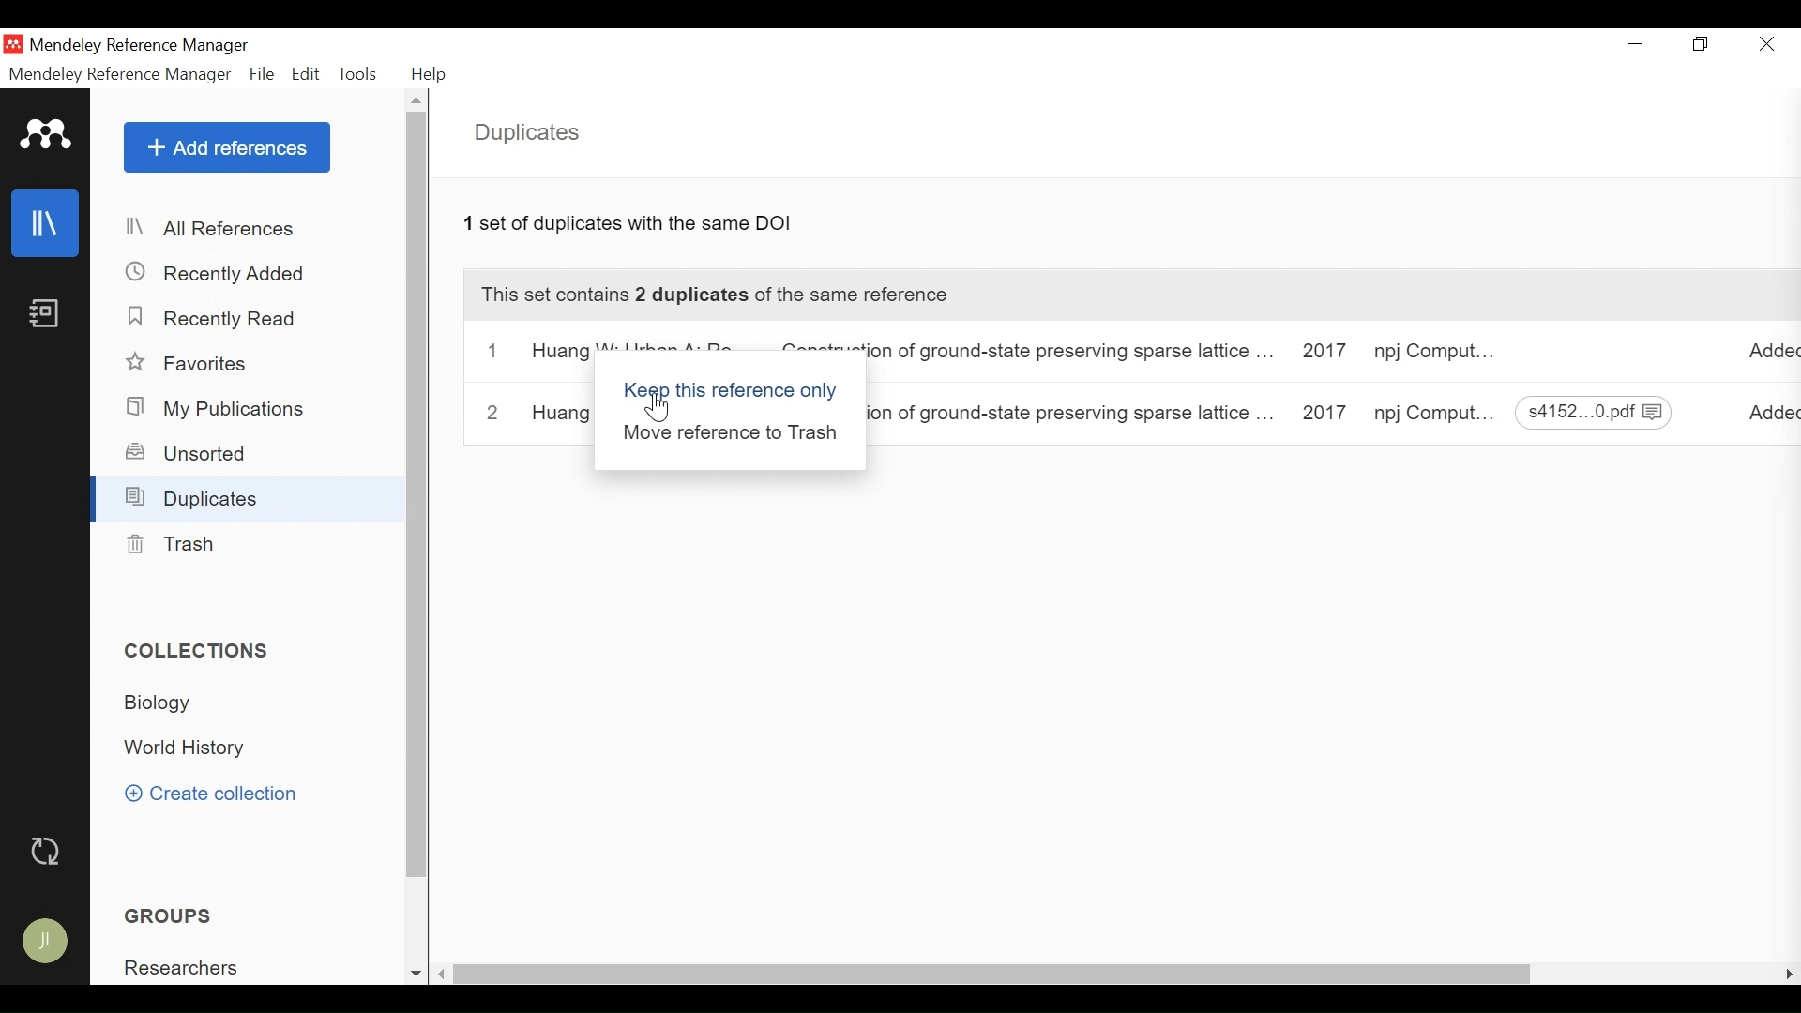 Image resolution: width=1801 pixels, height=1013 pixels. Describe the element at coordinates (228, 148) in the screenshot. I see `Add References` at that location.